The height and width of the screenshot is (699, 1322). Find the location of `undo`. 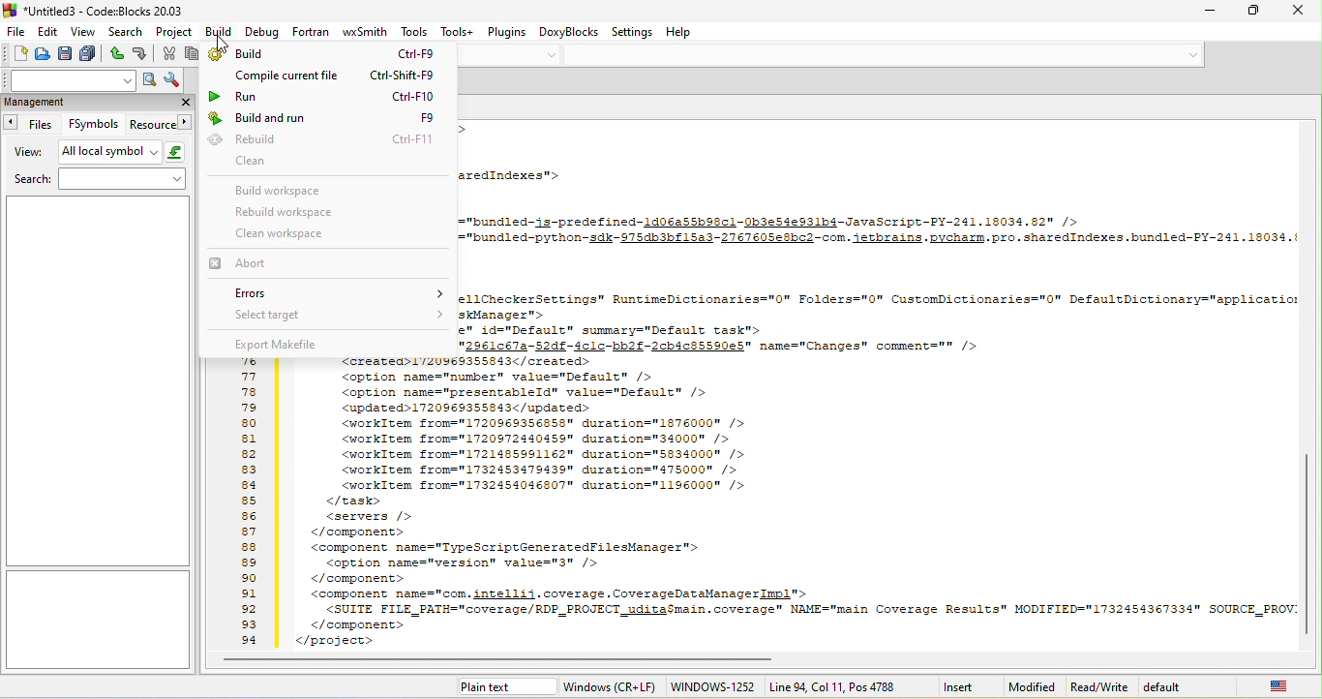

undo is located at coordinates (118, 52).